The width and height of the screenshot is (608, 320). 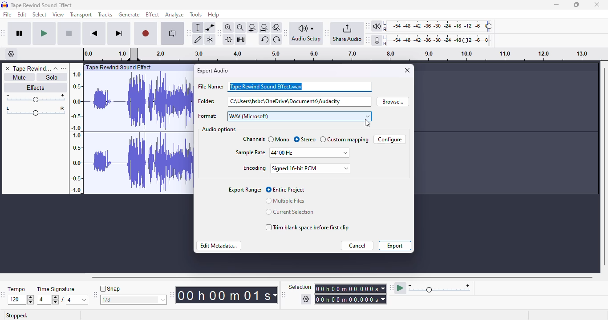 I want to click on tempo, so click(x=20, y=296).